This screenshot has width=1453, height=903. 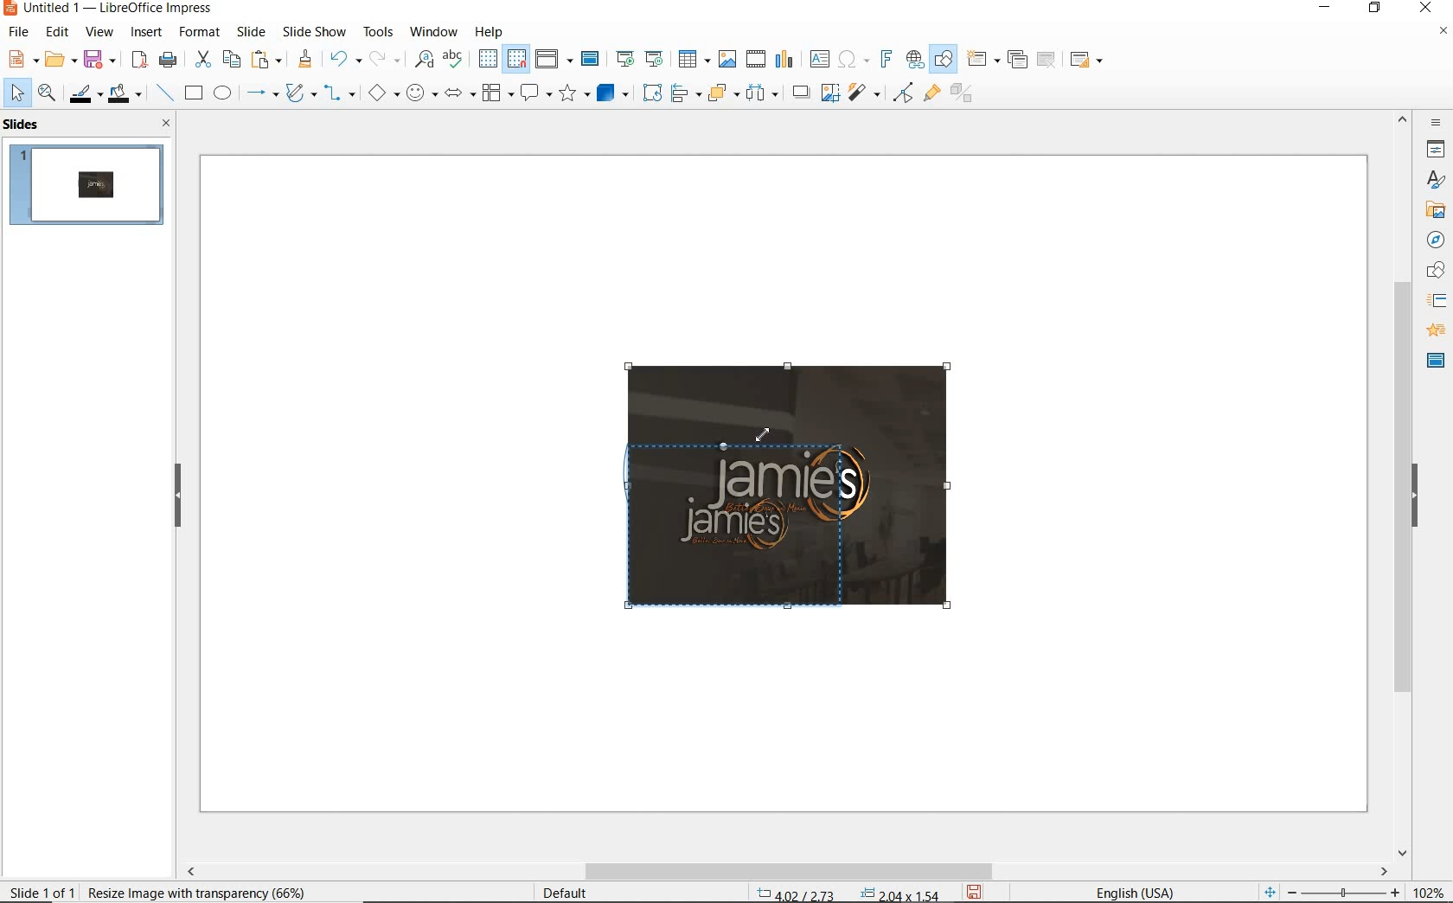 What do you see at coordinates (99, 32) in the screenshot?
I see `view` at bounding box center [99, 32].